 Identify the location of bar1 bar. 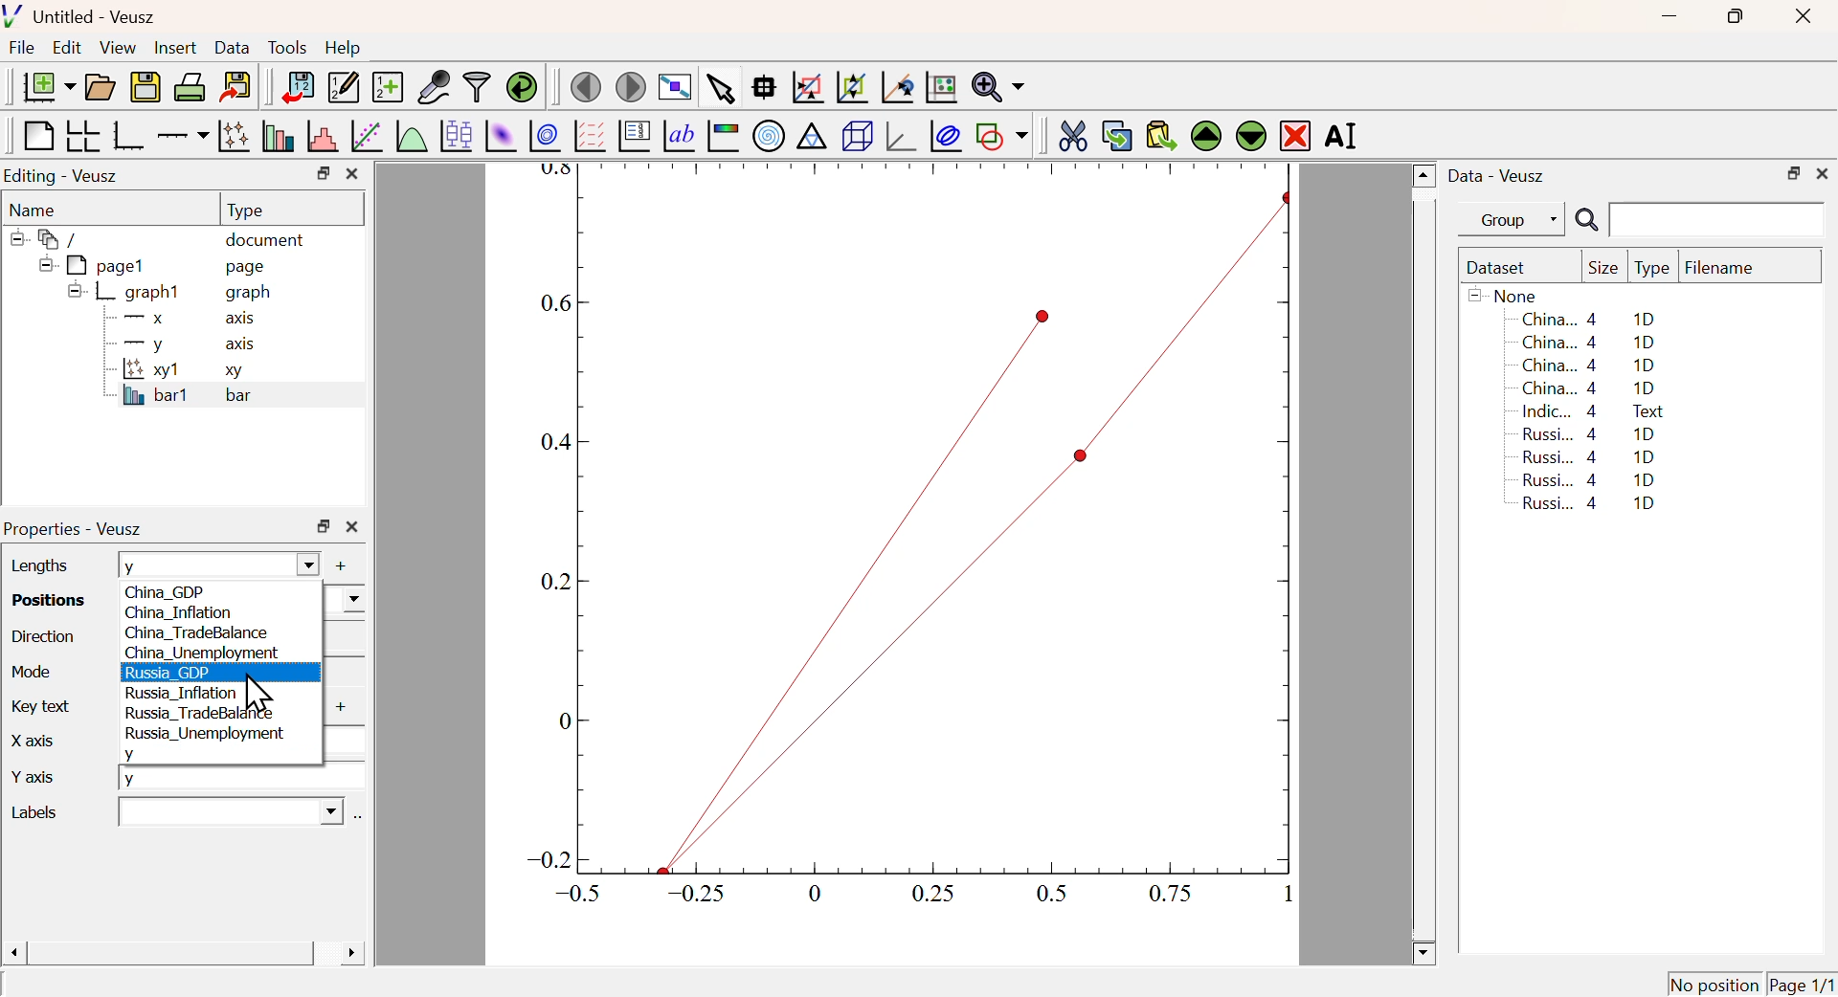
(178, 398).